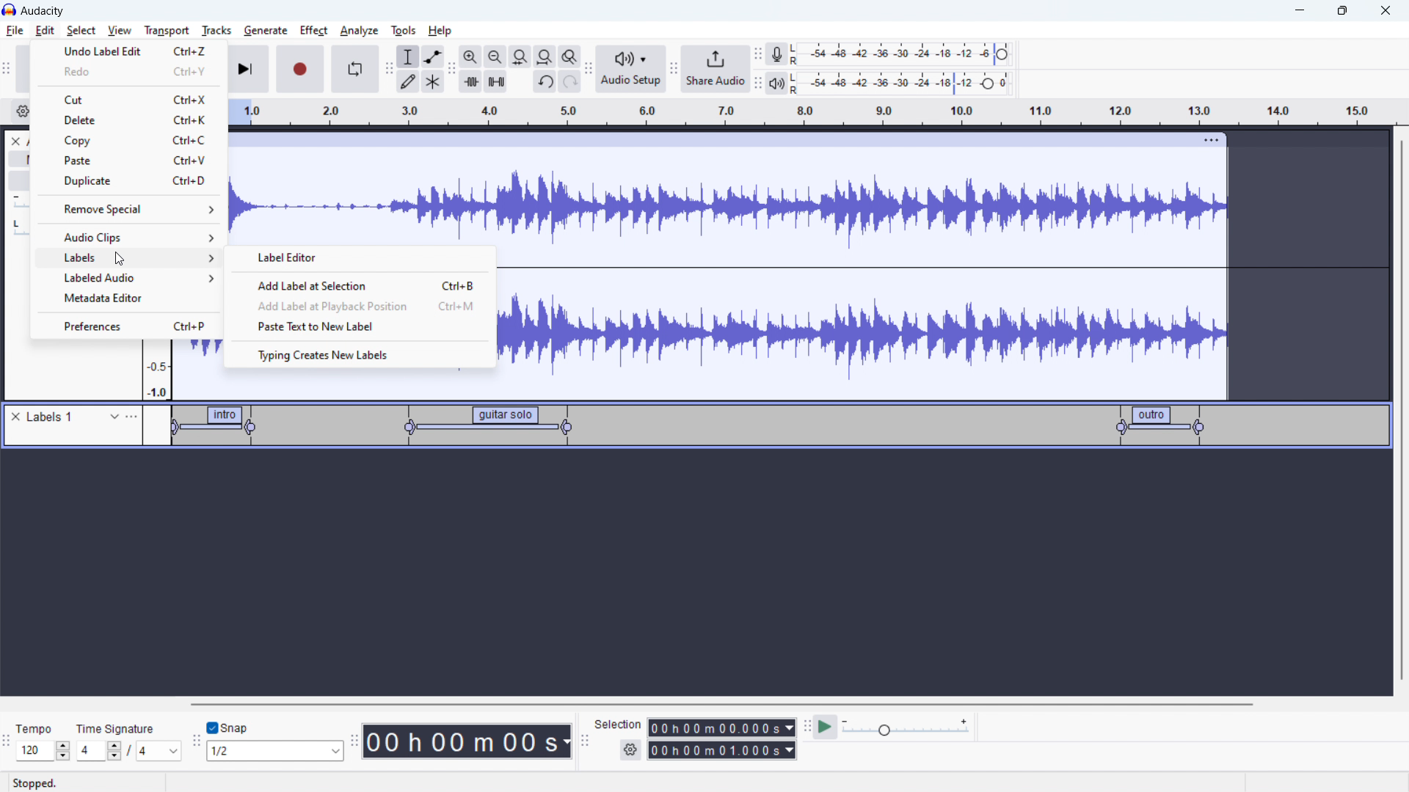 The height and width of the screenshot is (792, 1409). I want to click on amplitude, so click(156, 372).